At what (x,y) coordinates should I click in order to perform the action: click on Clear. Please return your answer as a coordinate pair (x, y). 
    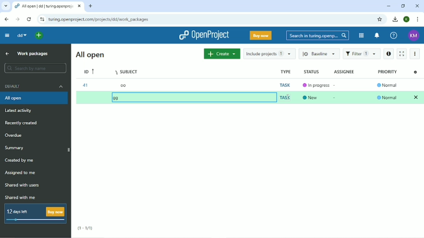
    Looking at the image, I should click on (416, 97).